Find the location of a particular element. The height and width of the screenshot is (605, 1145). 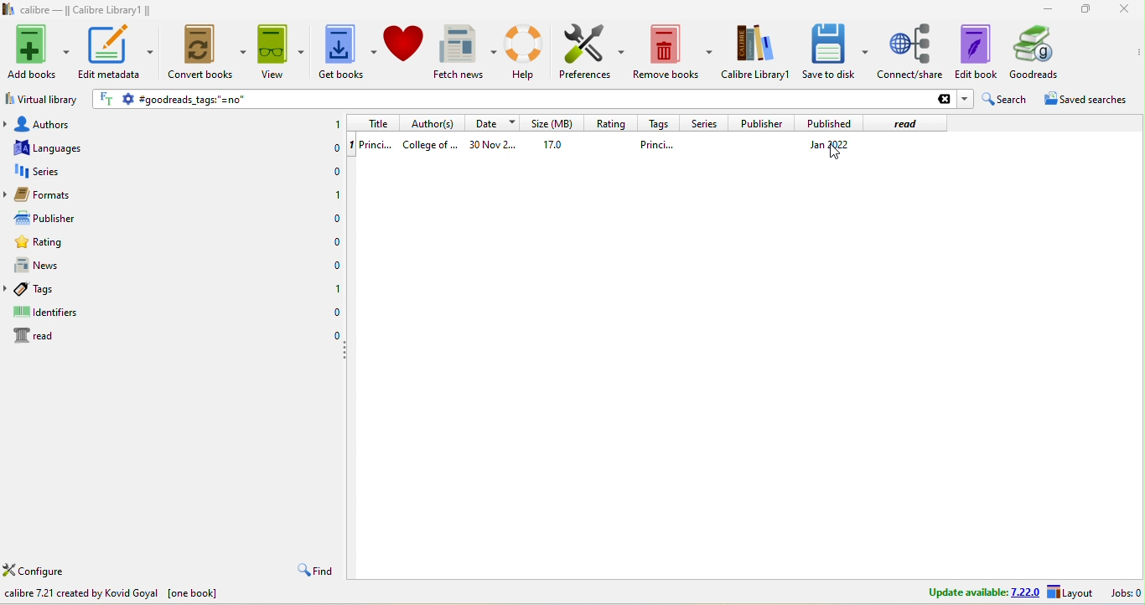

save to disk is located at coordinates (835, 52).